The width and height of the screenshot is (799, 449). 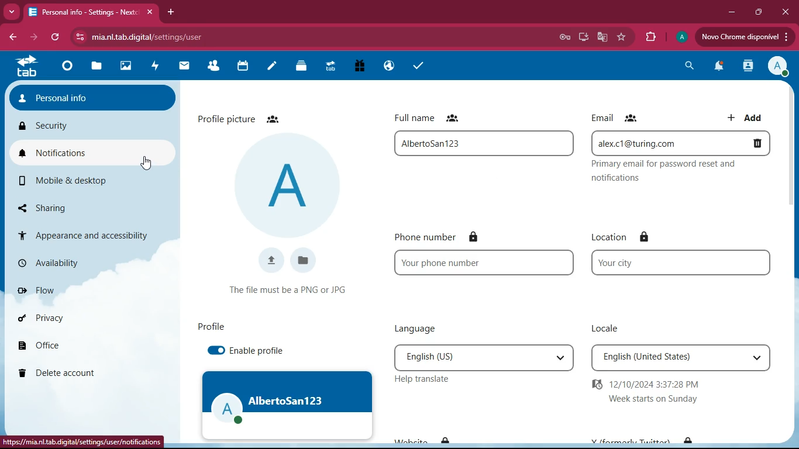 What do you see at coordinates (173, 12) in the screenshot?
I see `add tab` at bounding box center [173, 12].